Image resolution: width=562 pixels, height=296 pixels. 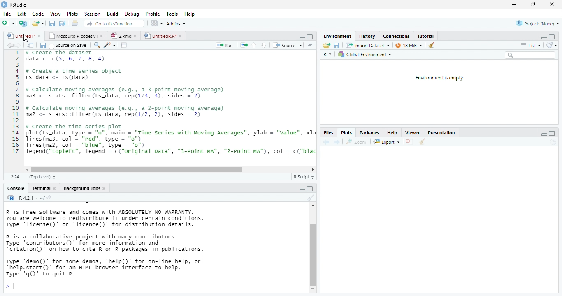 What do you see at coordinates (156, 23) in the screenshot?
I see `wrokspace pan` at bounding box center [156, 23].